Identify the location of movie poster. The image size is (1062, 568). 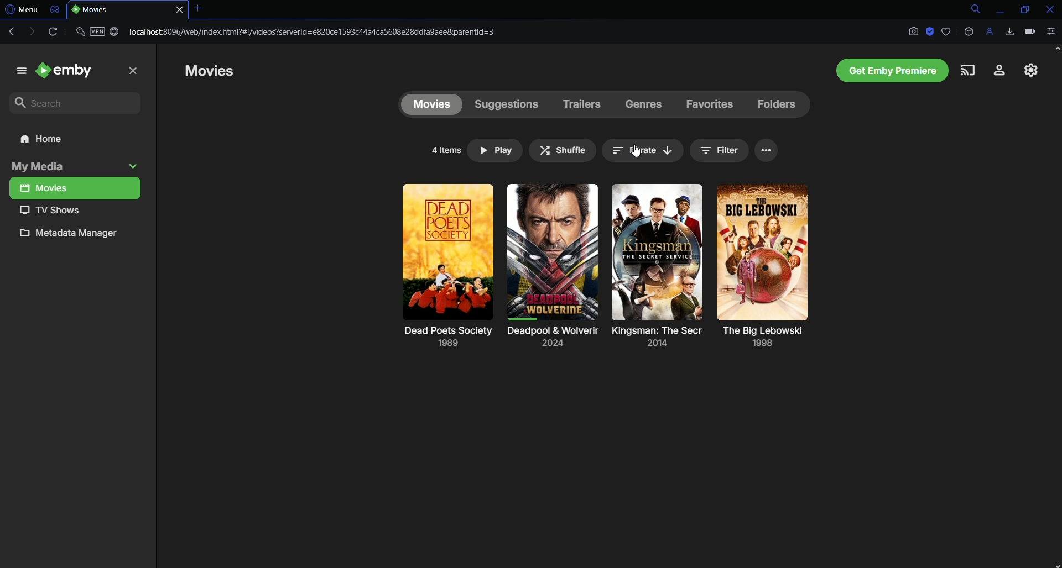
(657, 251).